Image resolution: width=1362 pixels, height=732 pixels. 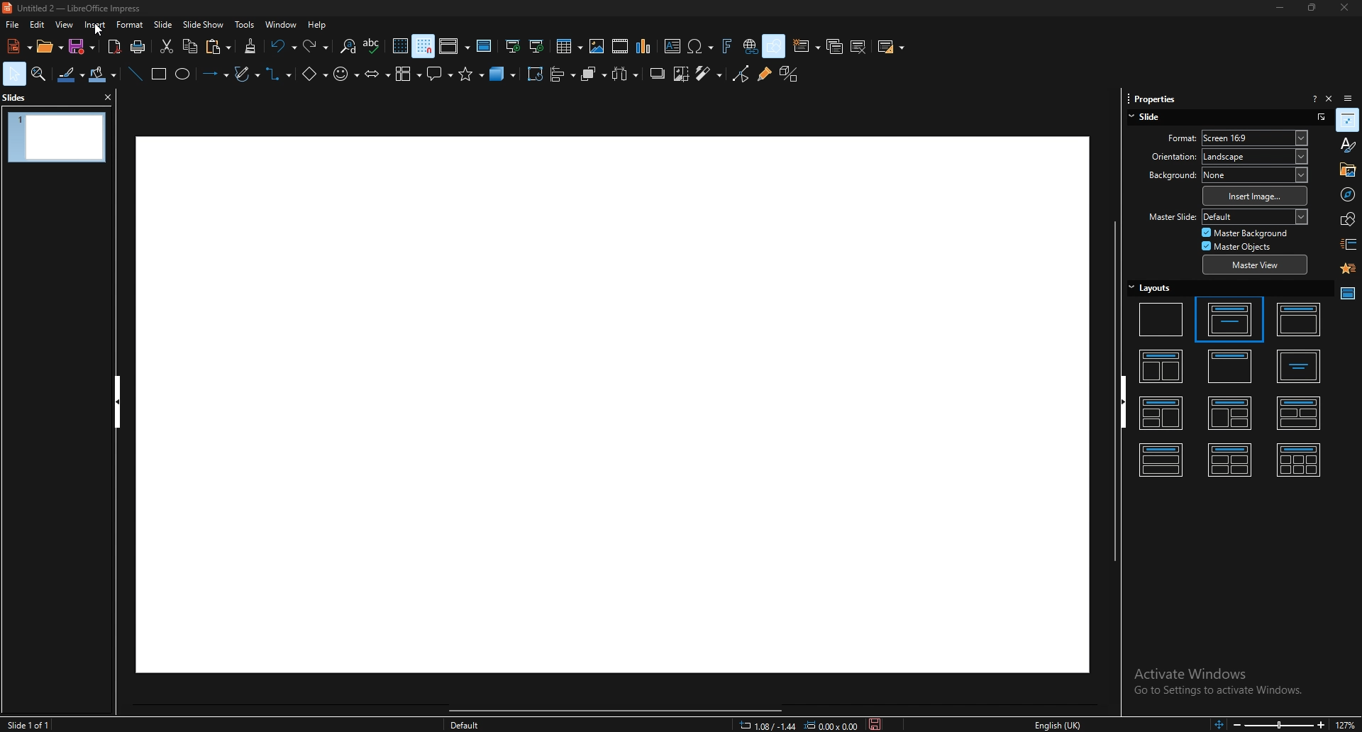 What do you see at coordinates (440, 73) in the screenshot?
I see `callout shapes` at bounding box center [440, 73].